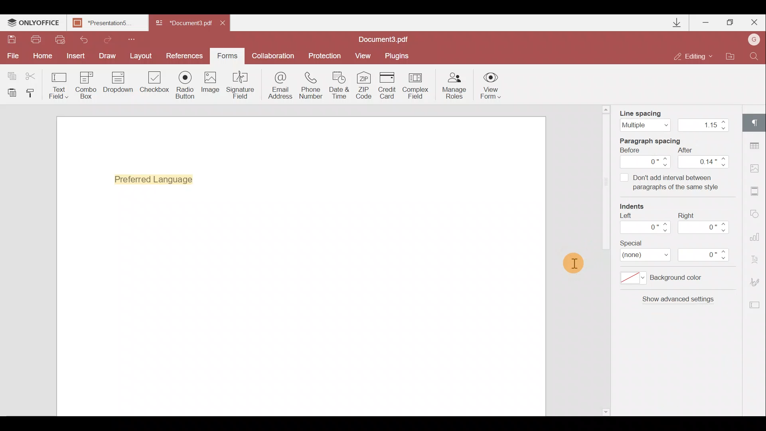 The height and width of the screenshot is (431, 766). What do you see at coordinates (340, 87) in the screenshot?
I see `Date & time` at bounding box center [340, 87].